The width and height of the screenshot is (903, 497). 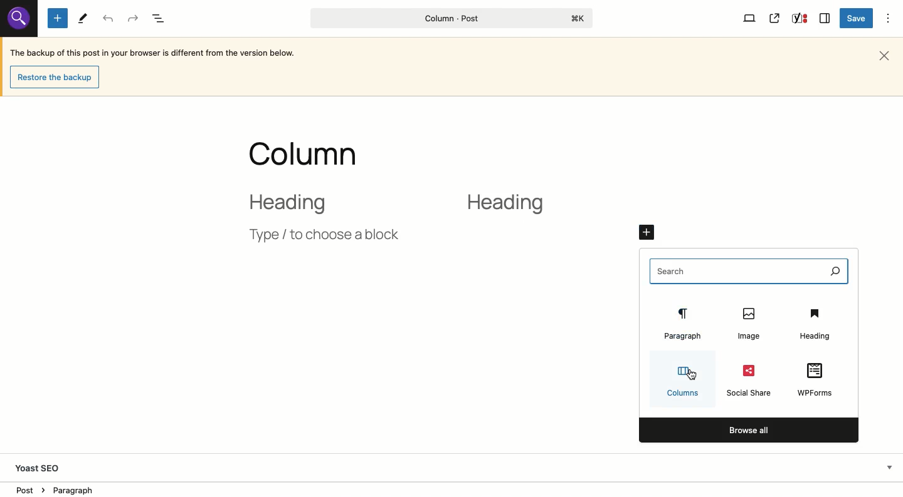 What do you see at coordinates (18, 15) in the screenshot?
I see `search` at bounding box center [18, 15].